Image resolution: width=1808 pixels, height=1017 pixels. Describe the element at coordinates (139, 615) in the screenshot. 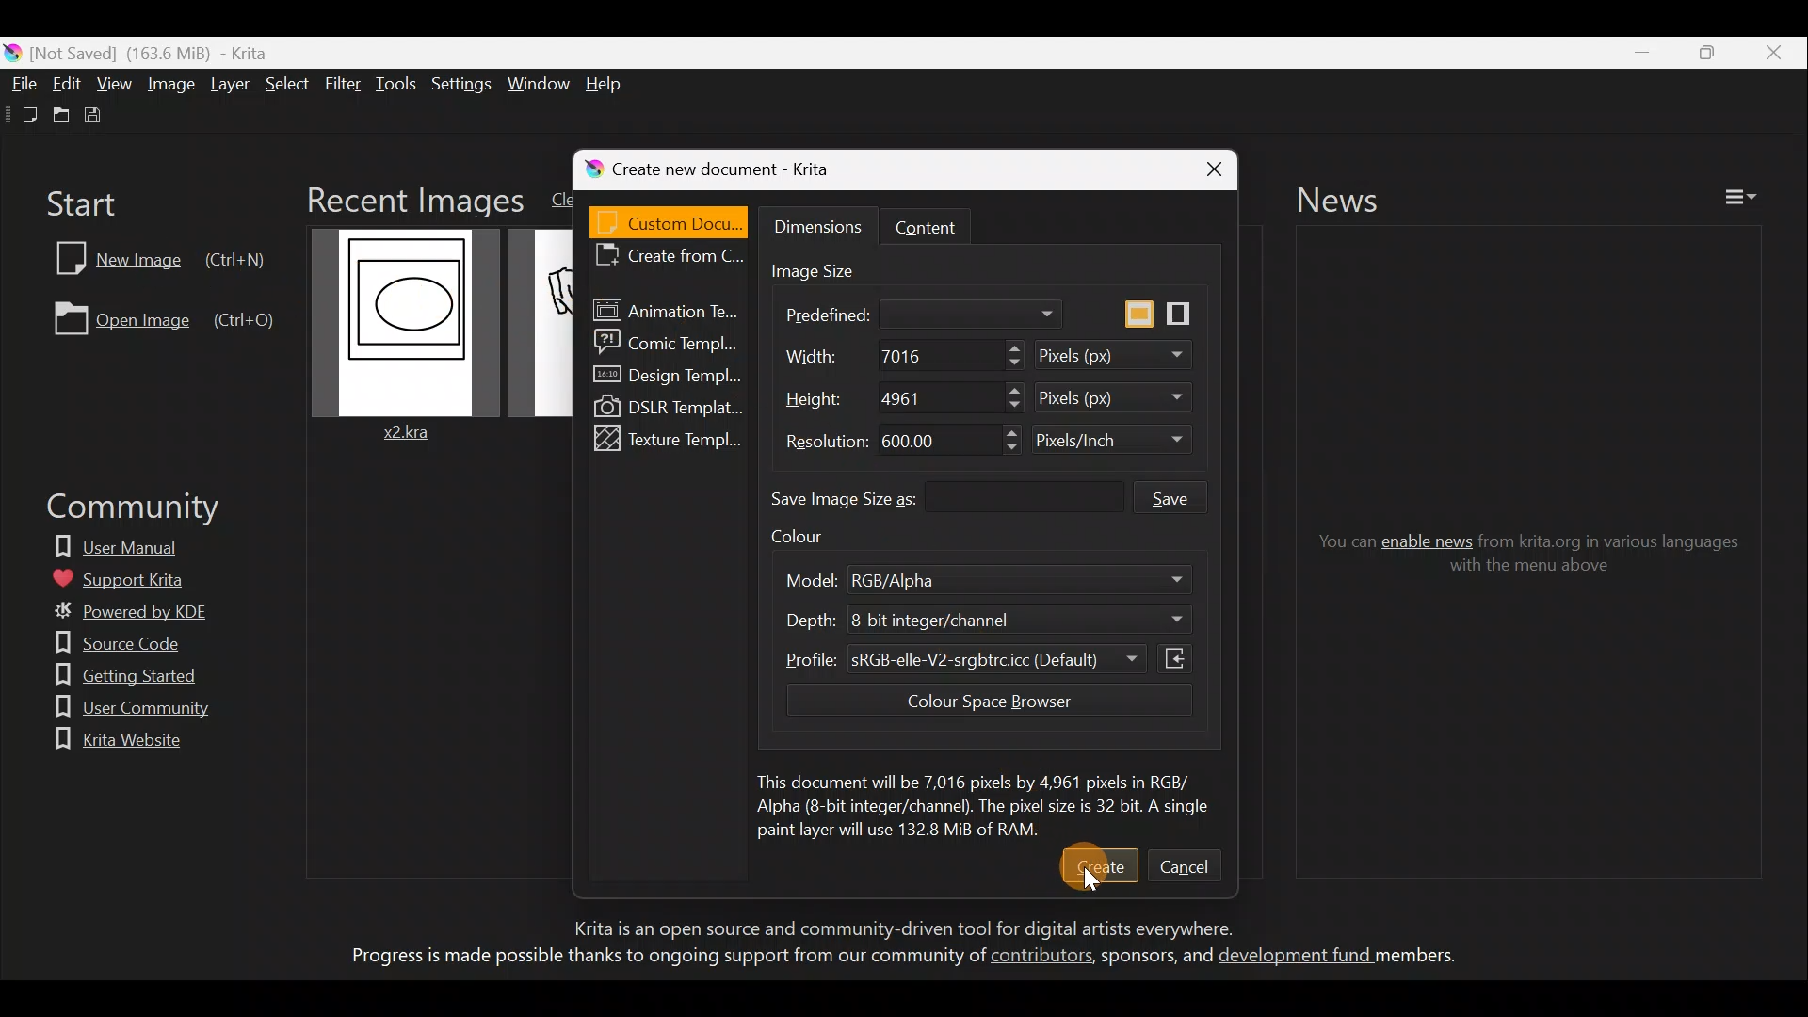

I see `Powered by KDE` at that location.